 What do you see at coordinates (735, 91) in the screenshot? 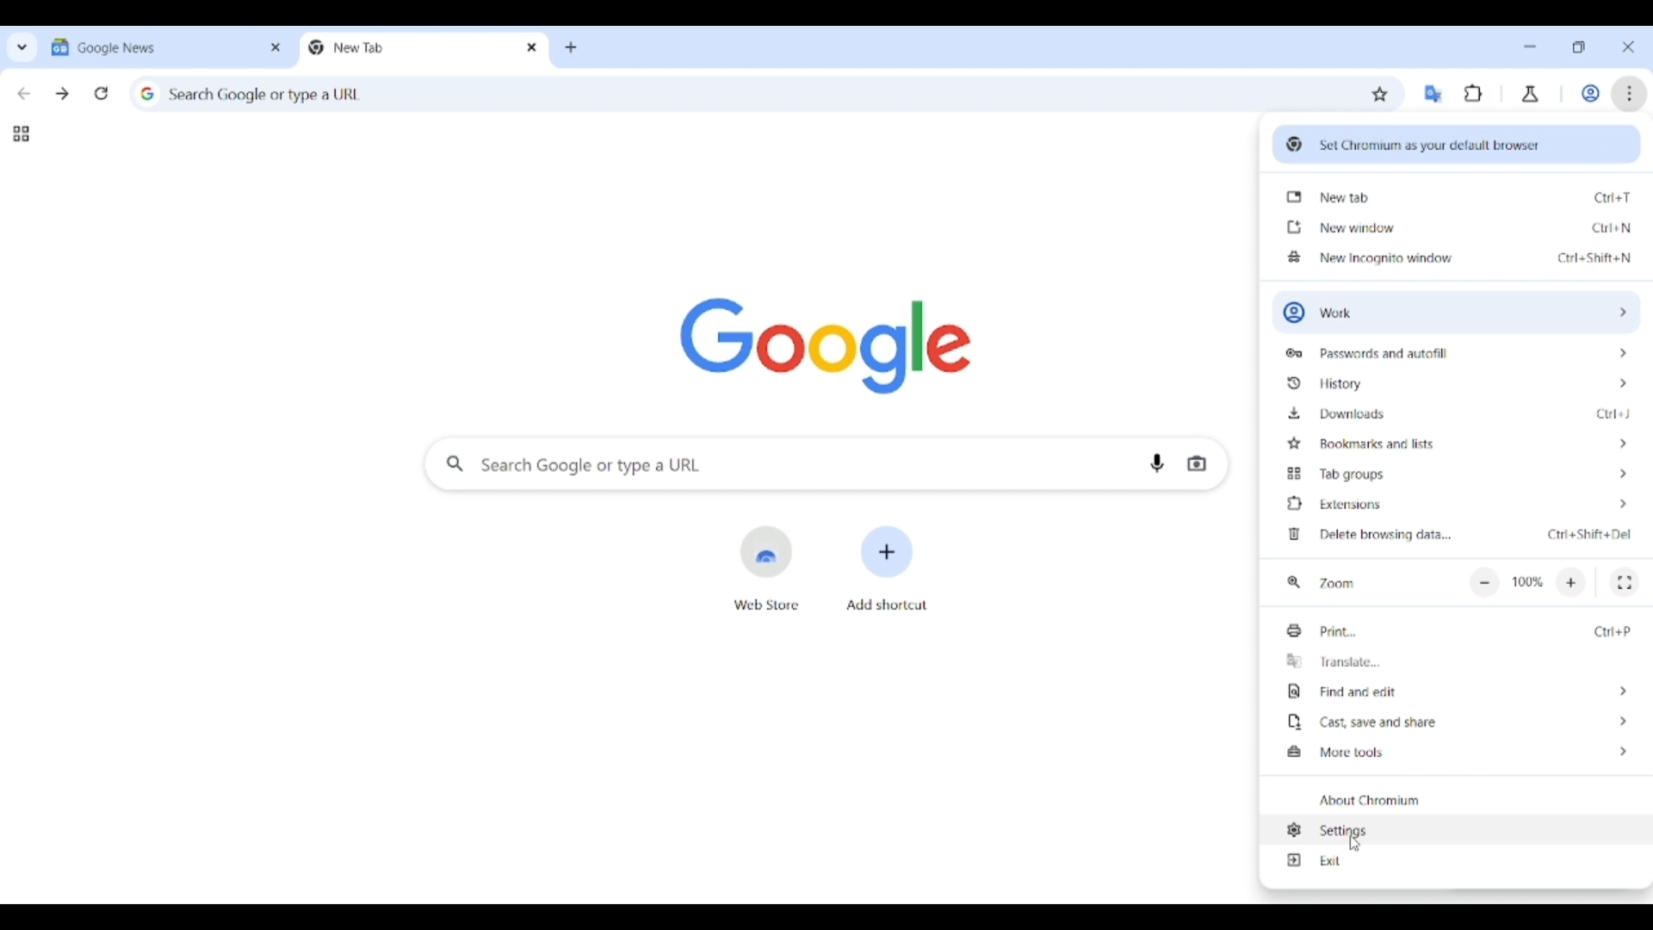
I see `Search Google or enter web link` at bounding box center [735, 91].